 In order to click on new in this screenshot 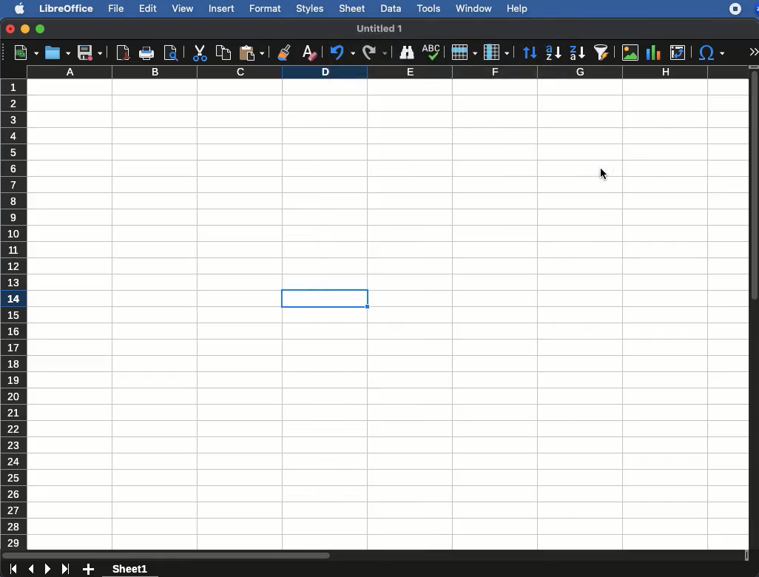, I will do `click(21, 54)`.